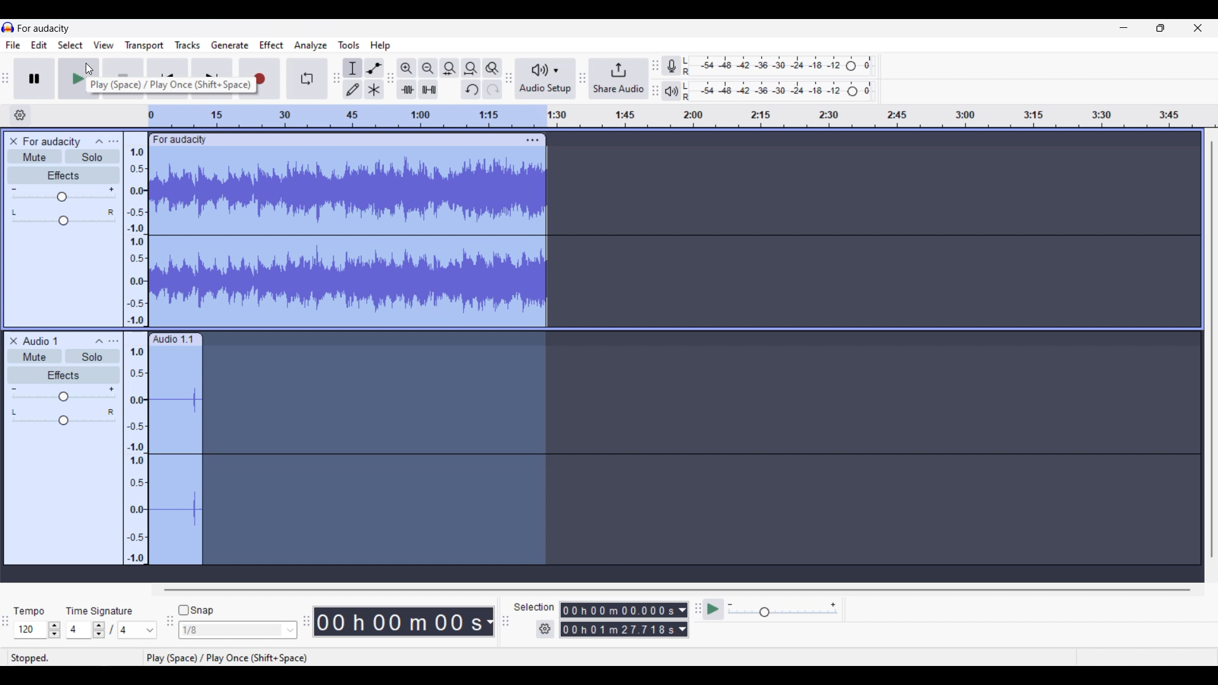  I want to click on Time signature settings, so click(113, 629).